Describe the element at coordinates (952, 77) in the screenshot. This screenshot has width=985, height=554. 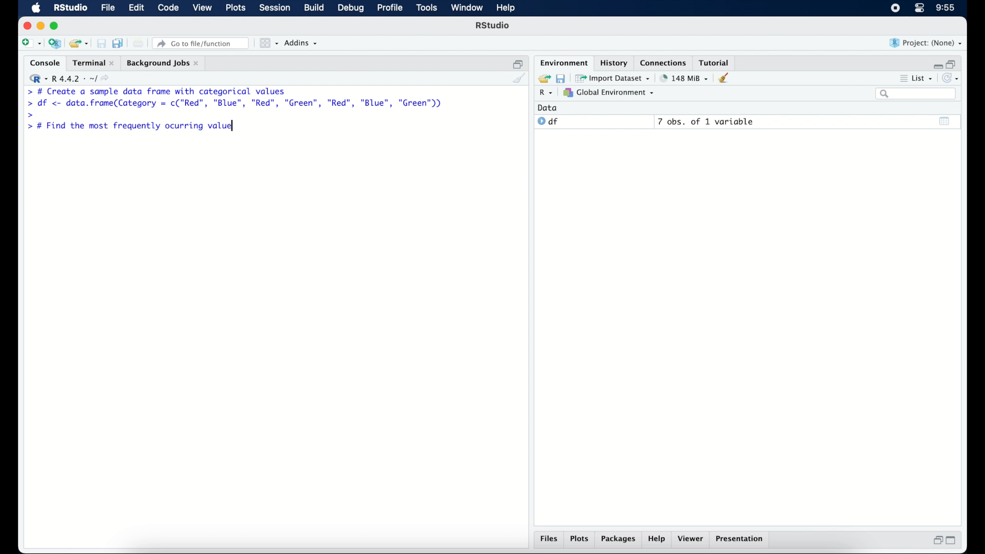
I see `refresh` at that location.